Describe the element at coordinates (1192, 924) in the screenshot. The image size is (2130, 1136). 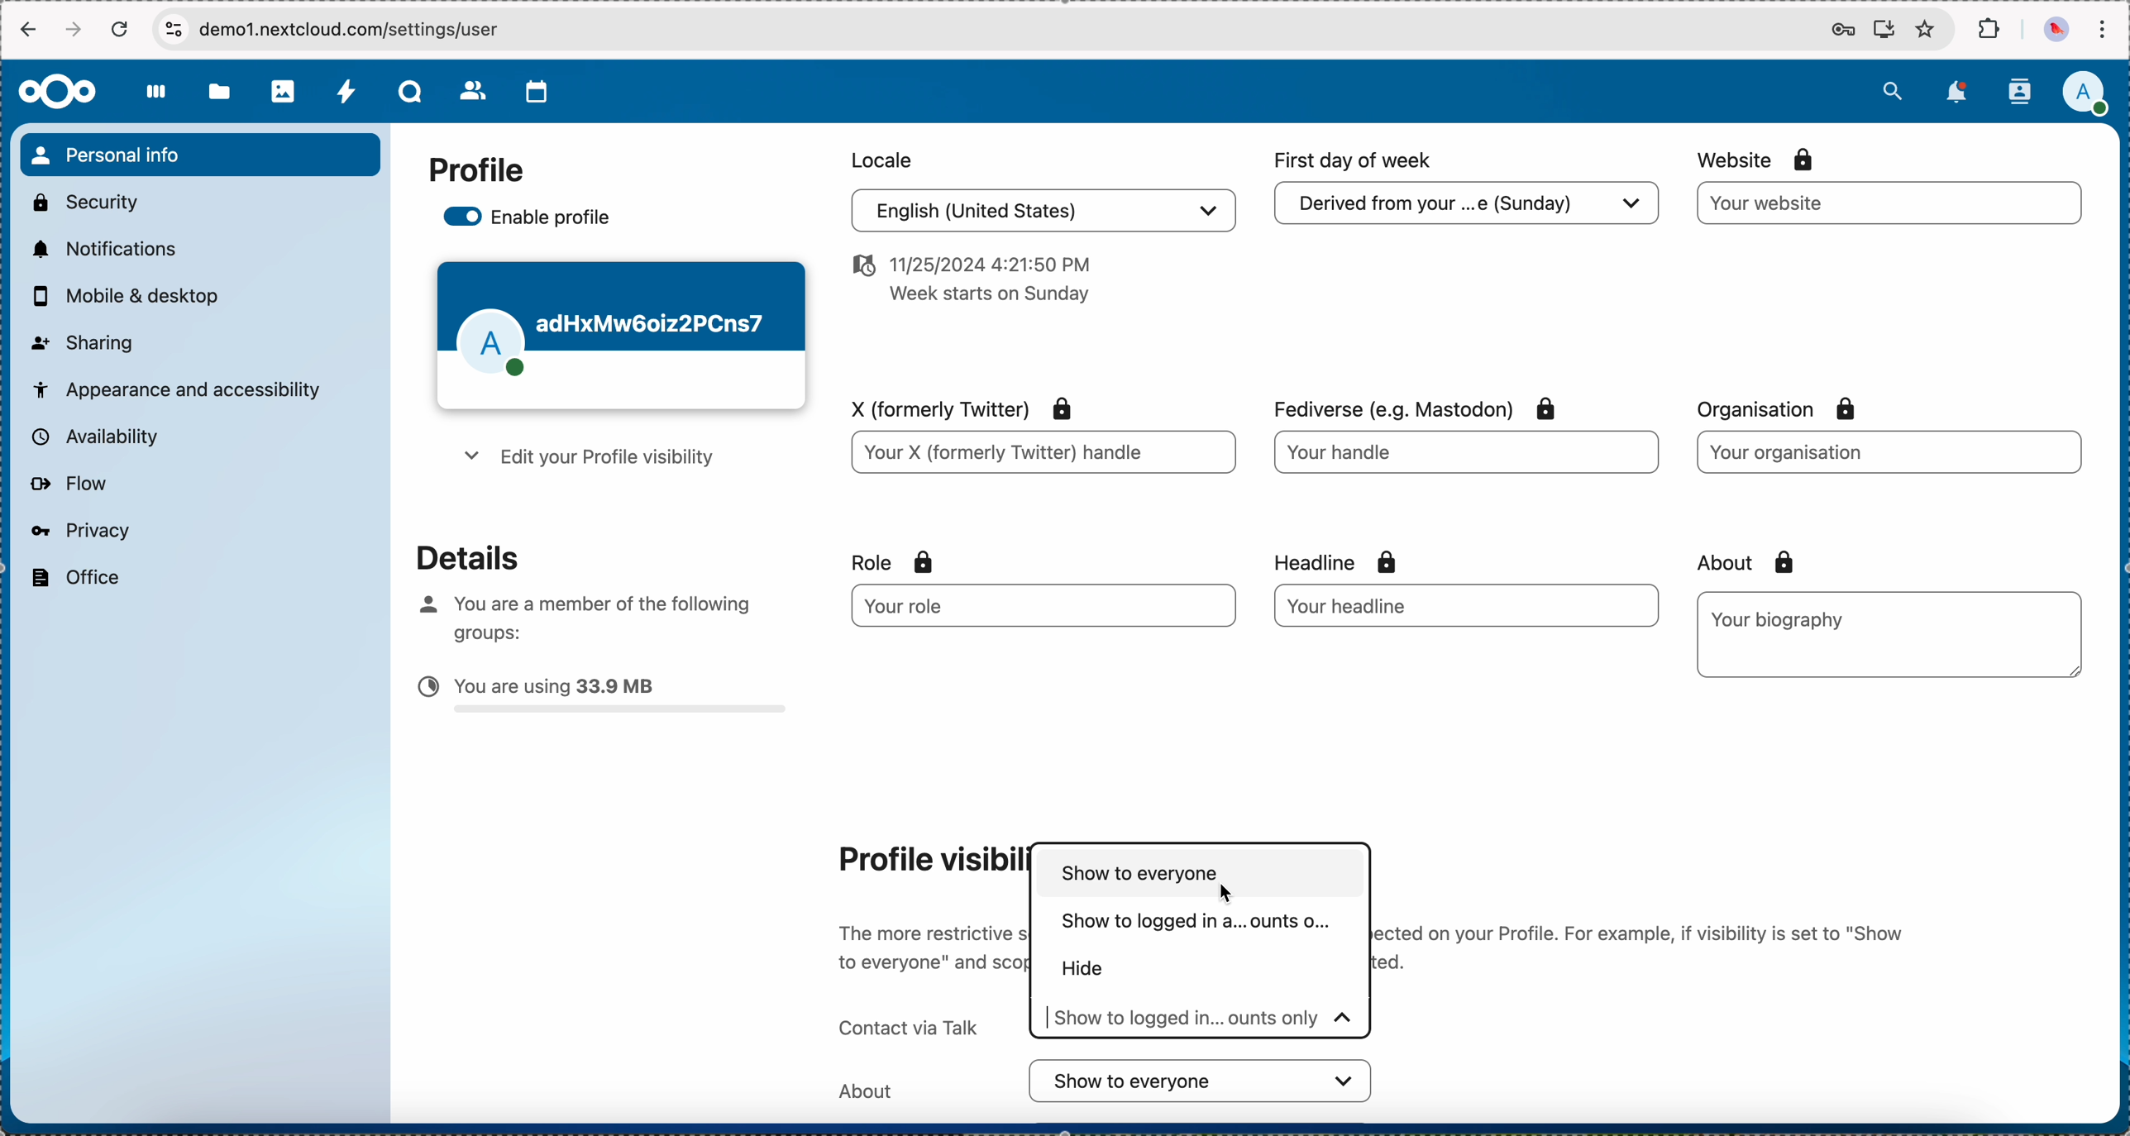
I see `show to logged in` at that location.